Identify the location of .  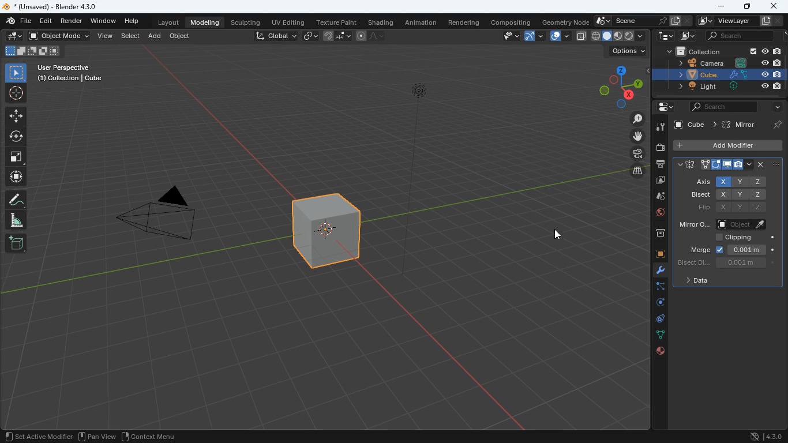
(737, 74).